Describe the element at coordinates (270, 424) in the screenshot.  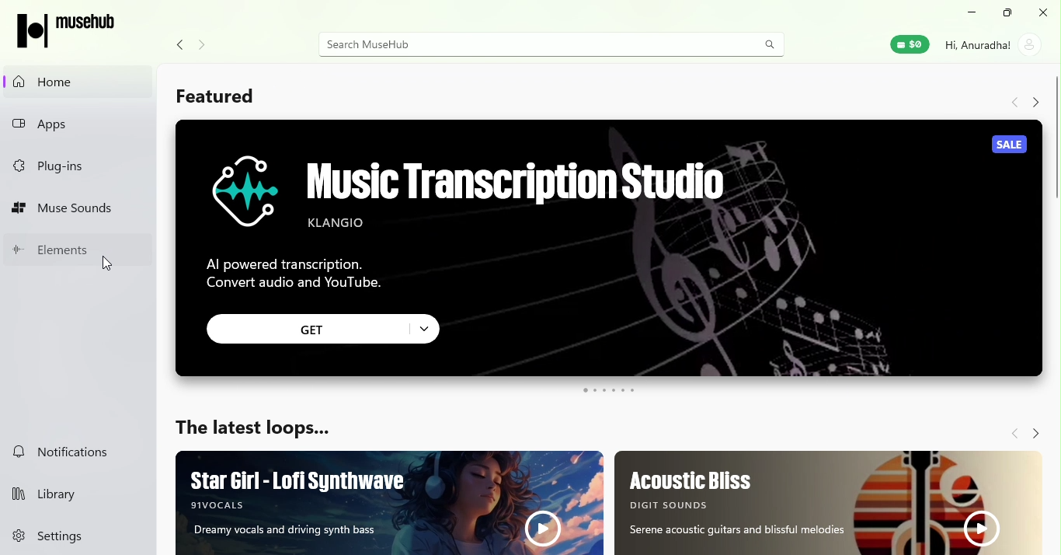
I see `The latest loops` at that location.